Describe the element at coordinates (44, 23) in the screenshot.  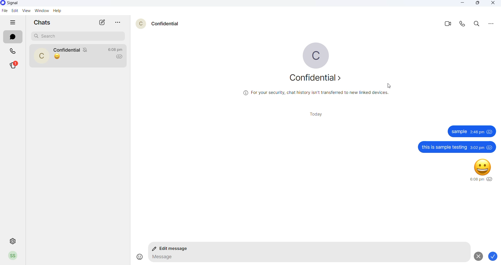
I see `chats heading` at that location.